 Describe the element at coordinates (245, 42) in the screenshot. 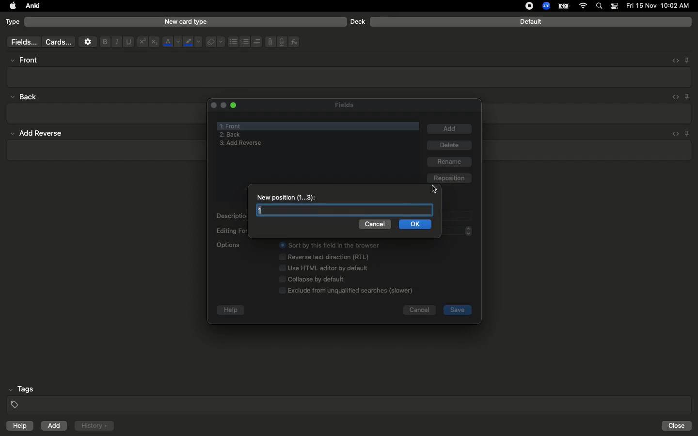

I see `Numbered bullets` at that location.